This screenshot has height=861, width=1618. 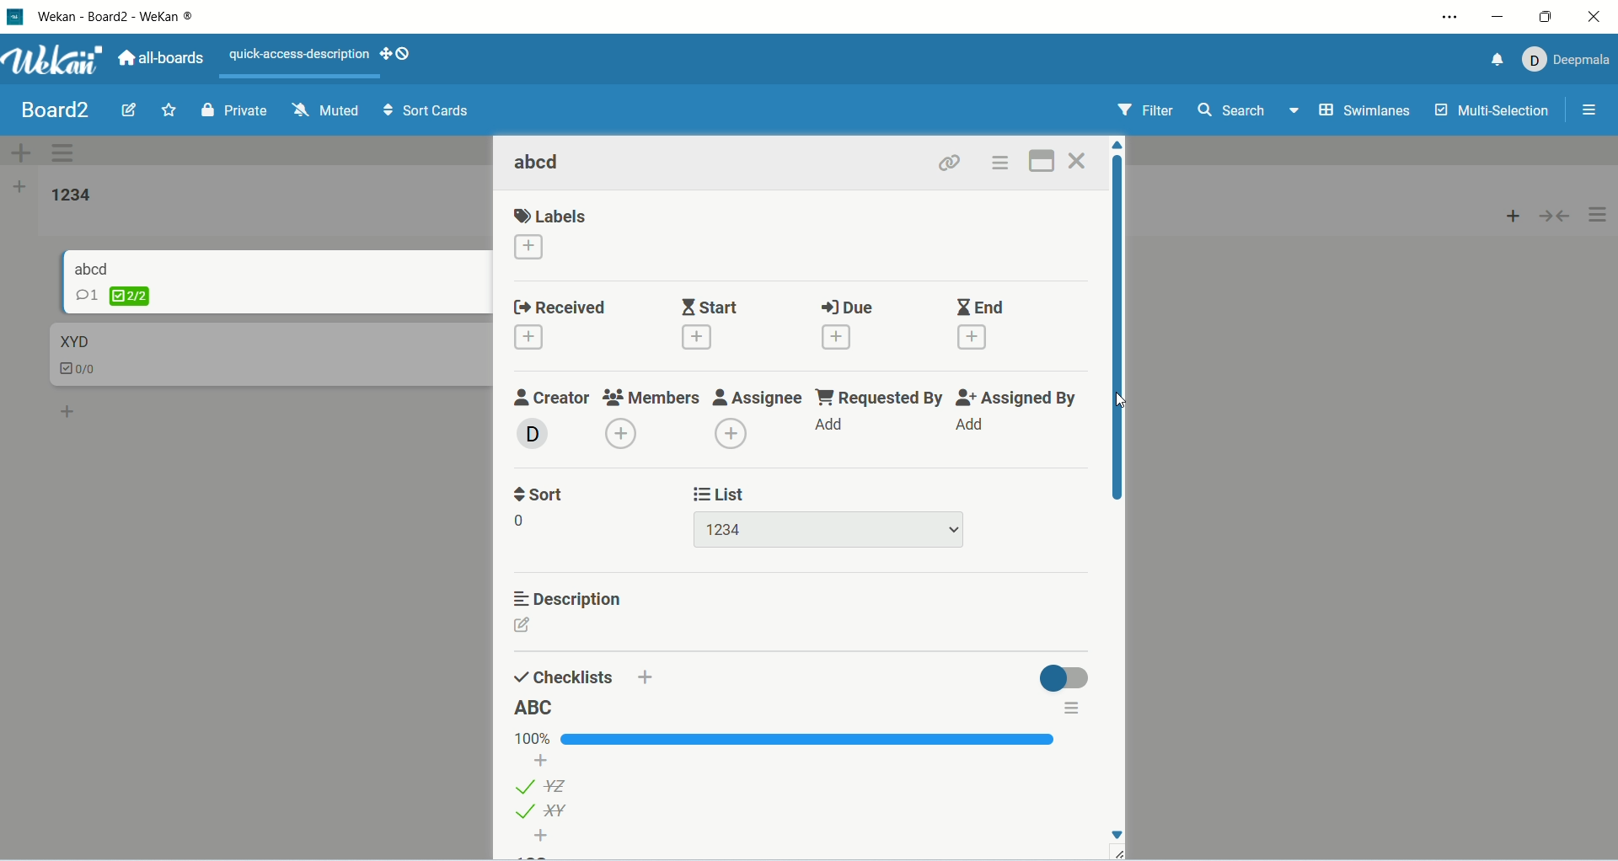 What do you see at coordinates (785, 738) in the screenshot?
I see `progress` at bounding box center [785, 738].